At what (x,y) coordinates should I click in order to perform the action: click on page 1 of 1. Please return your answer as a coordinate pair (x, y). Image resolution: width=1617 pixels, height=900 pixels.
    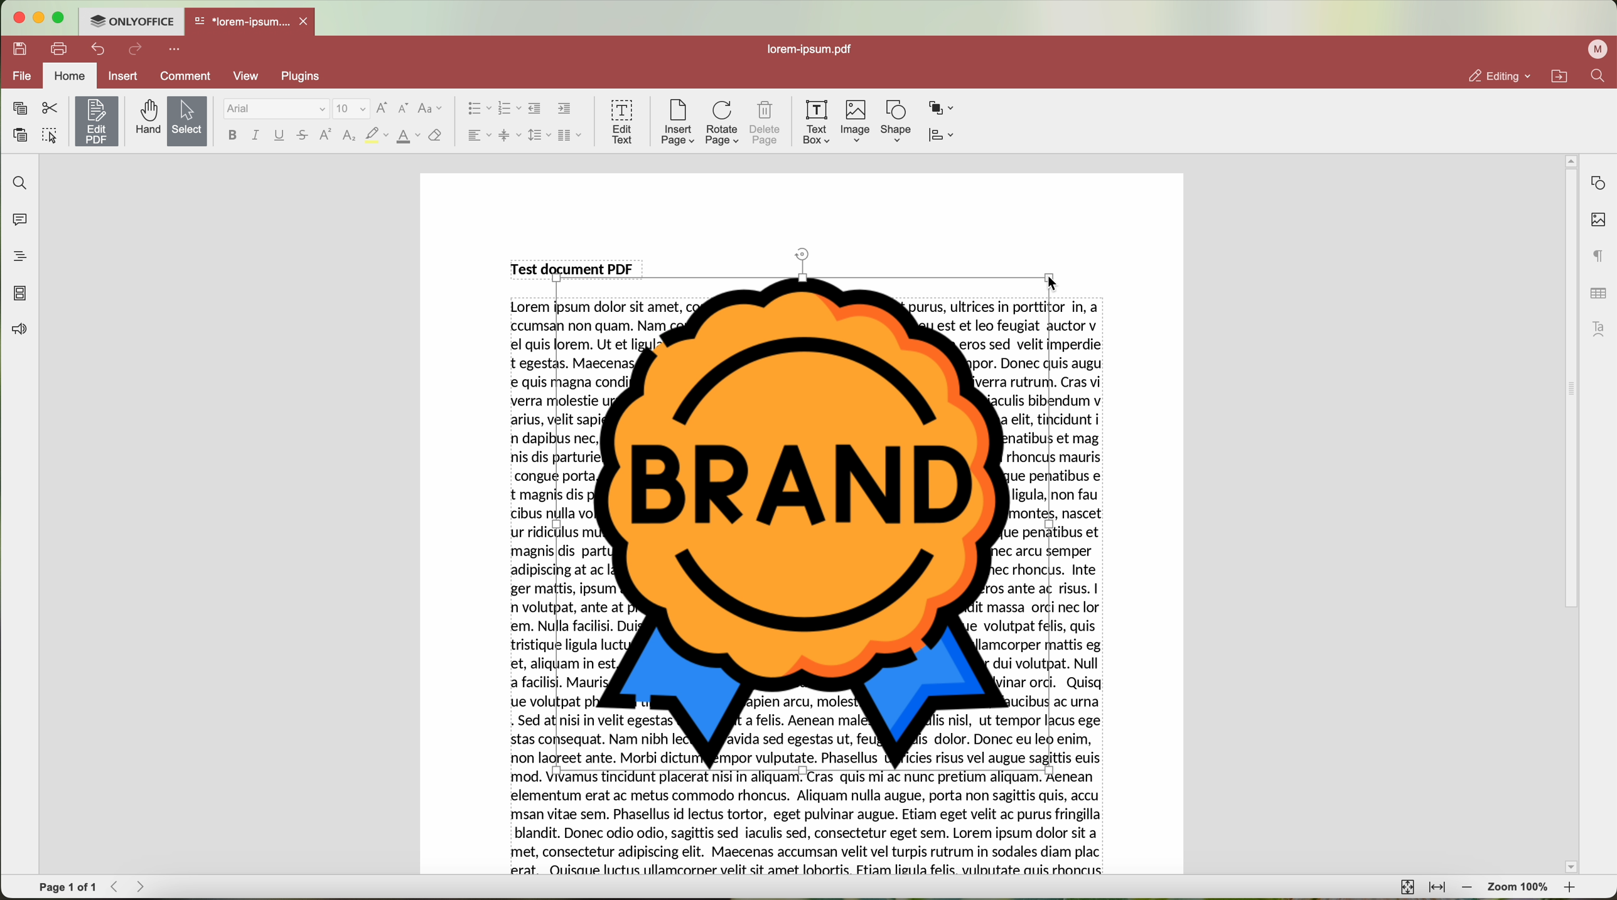
    Looking at the image, I should click on (68, 887).